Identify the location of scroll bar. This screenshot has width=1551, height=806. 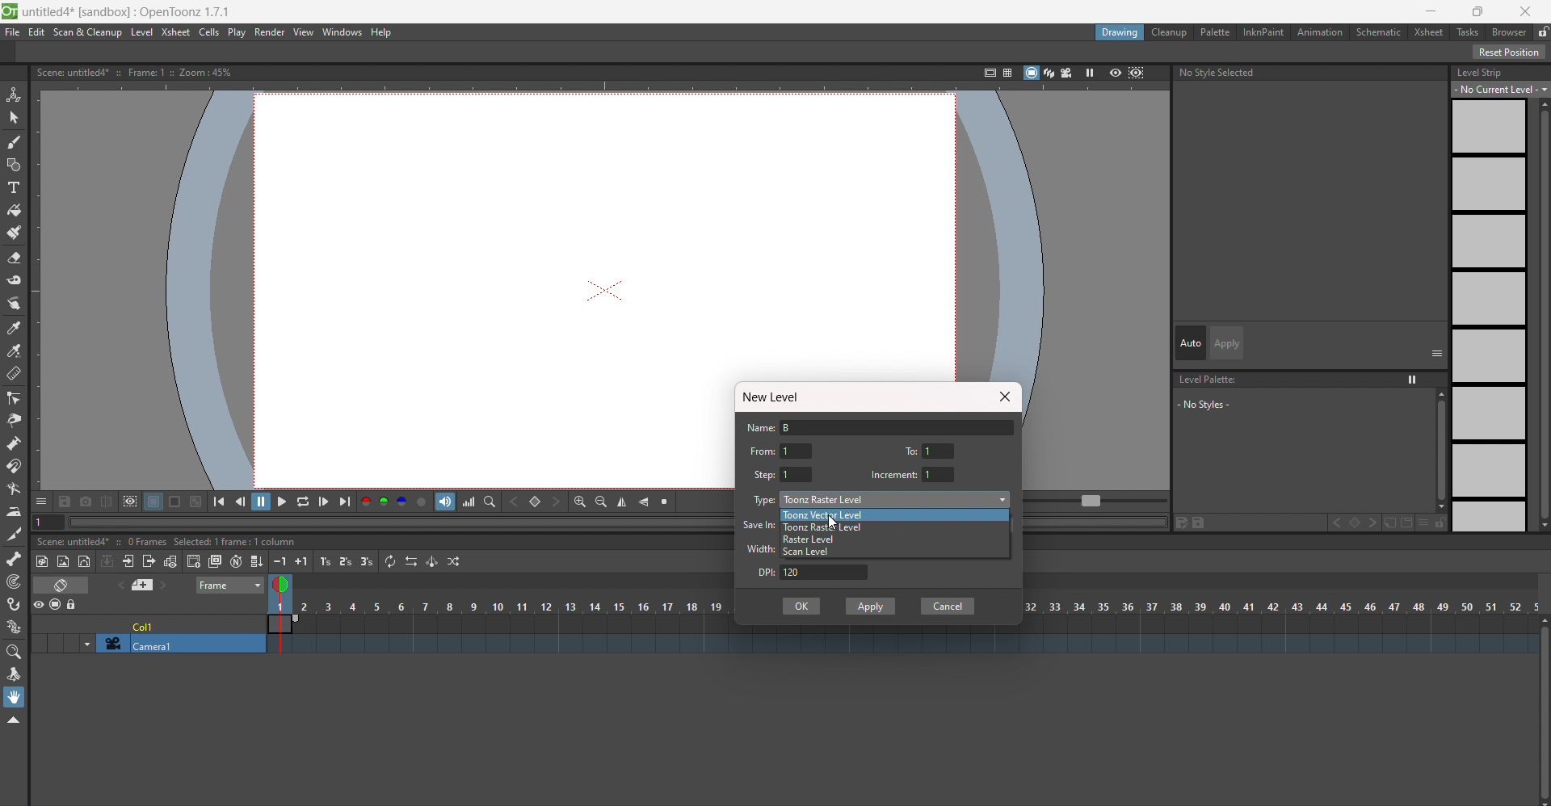
(1436, 450).